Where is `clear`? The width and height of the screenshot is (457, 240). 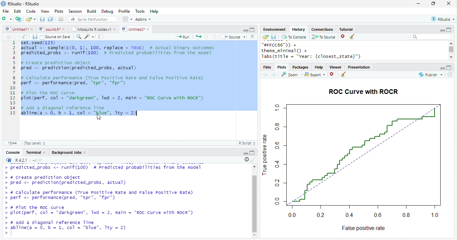 clear is located at coordinates (343, 75).